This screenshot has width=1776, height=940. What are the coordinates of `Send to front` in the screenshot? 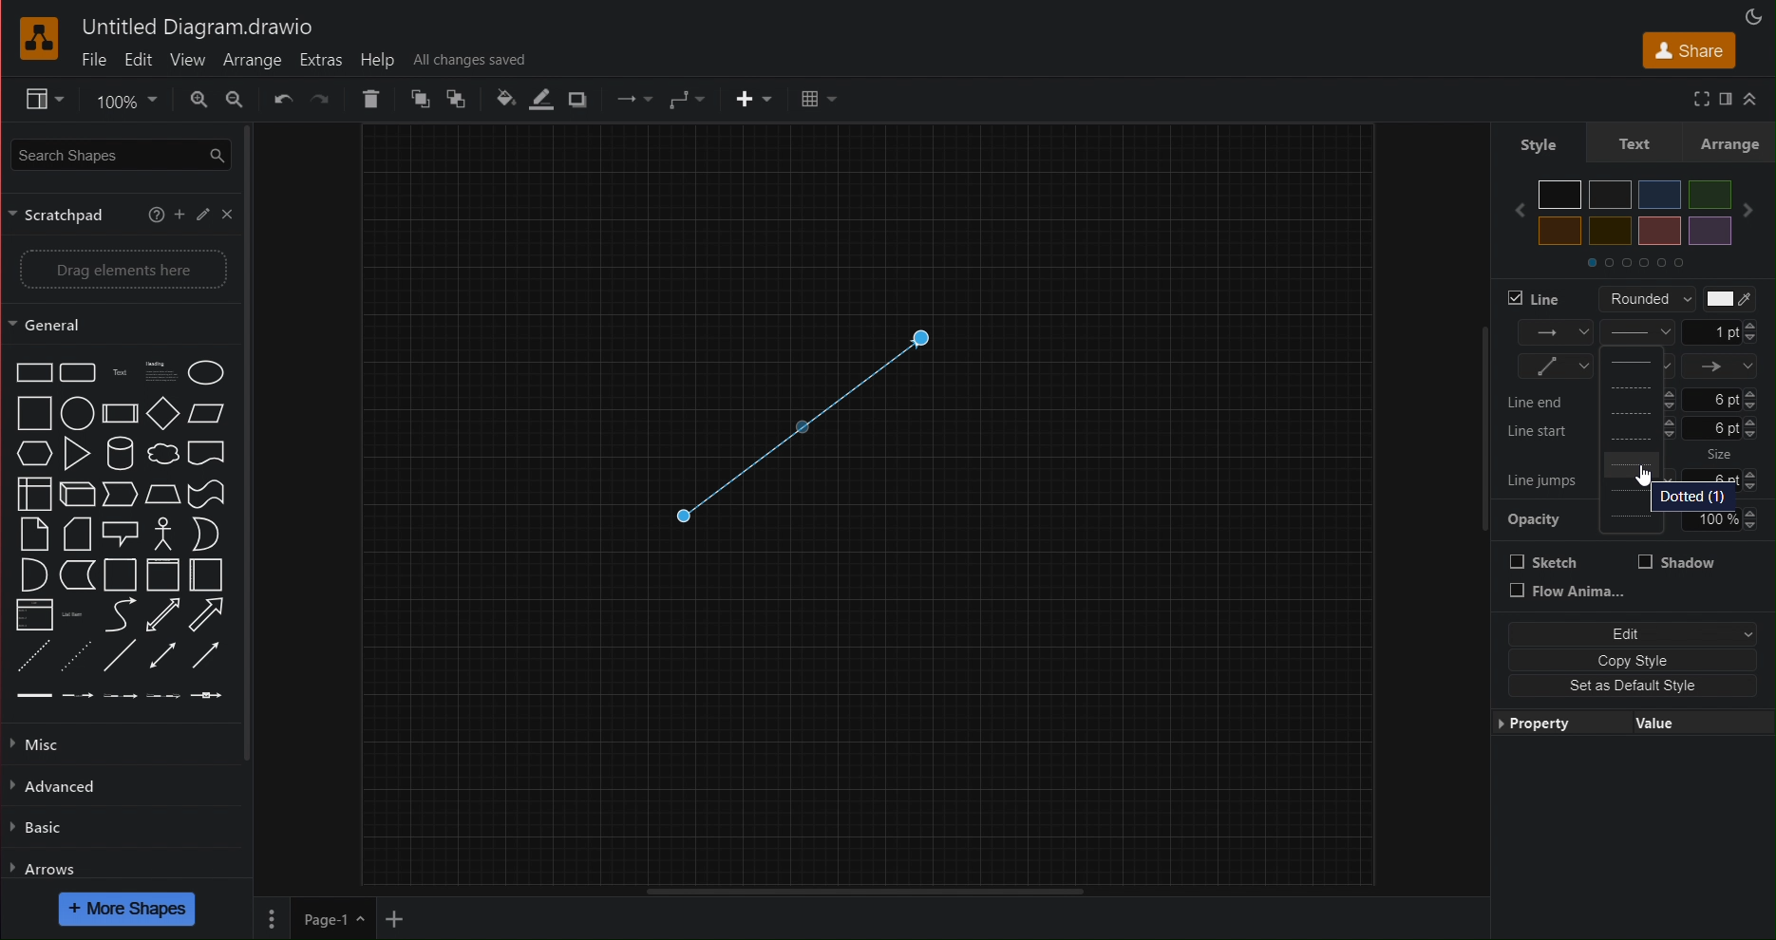 It's located at (419, 99).